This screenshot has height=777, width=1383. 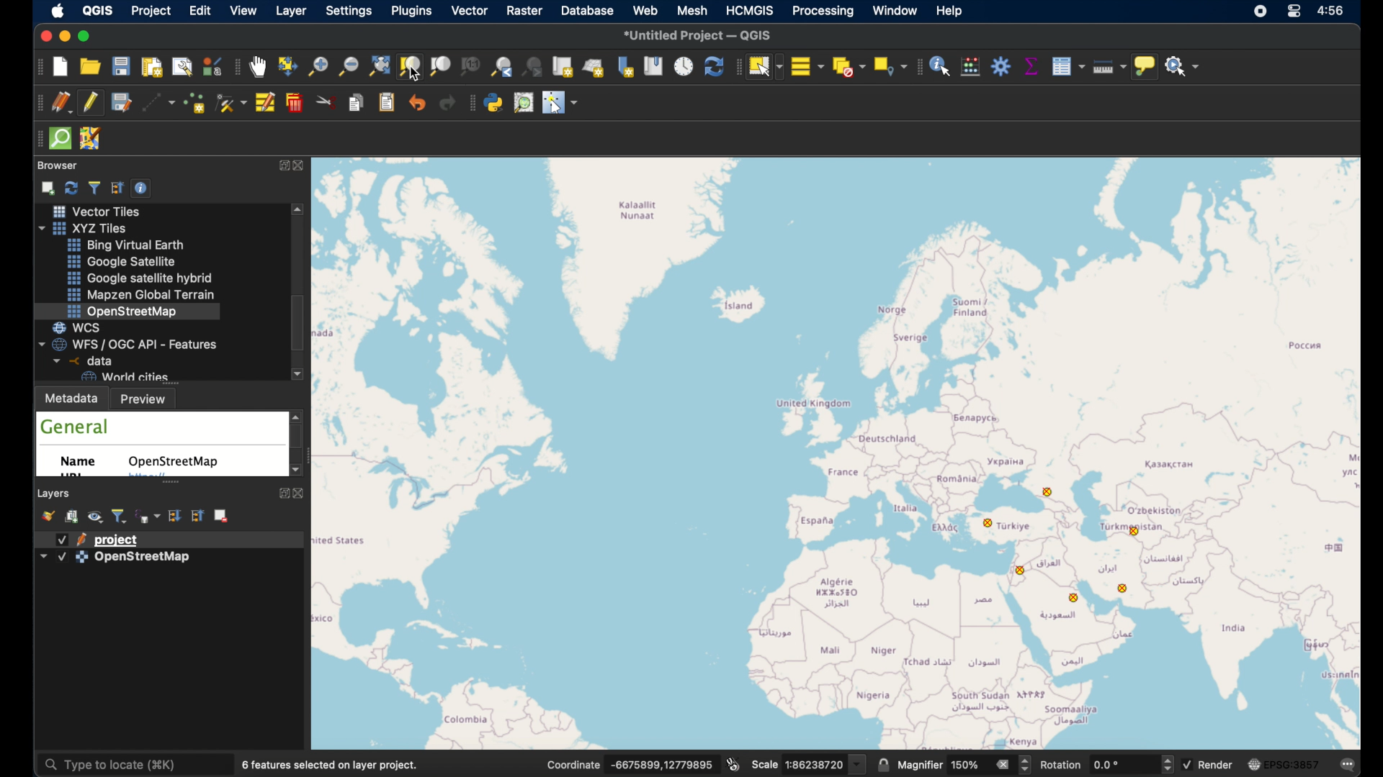 I want to click on attributes toolbar, so click(x=918, y=67).